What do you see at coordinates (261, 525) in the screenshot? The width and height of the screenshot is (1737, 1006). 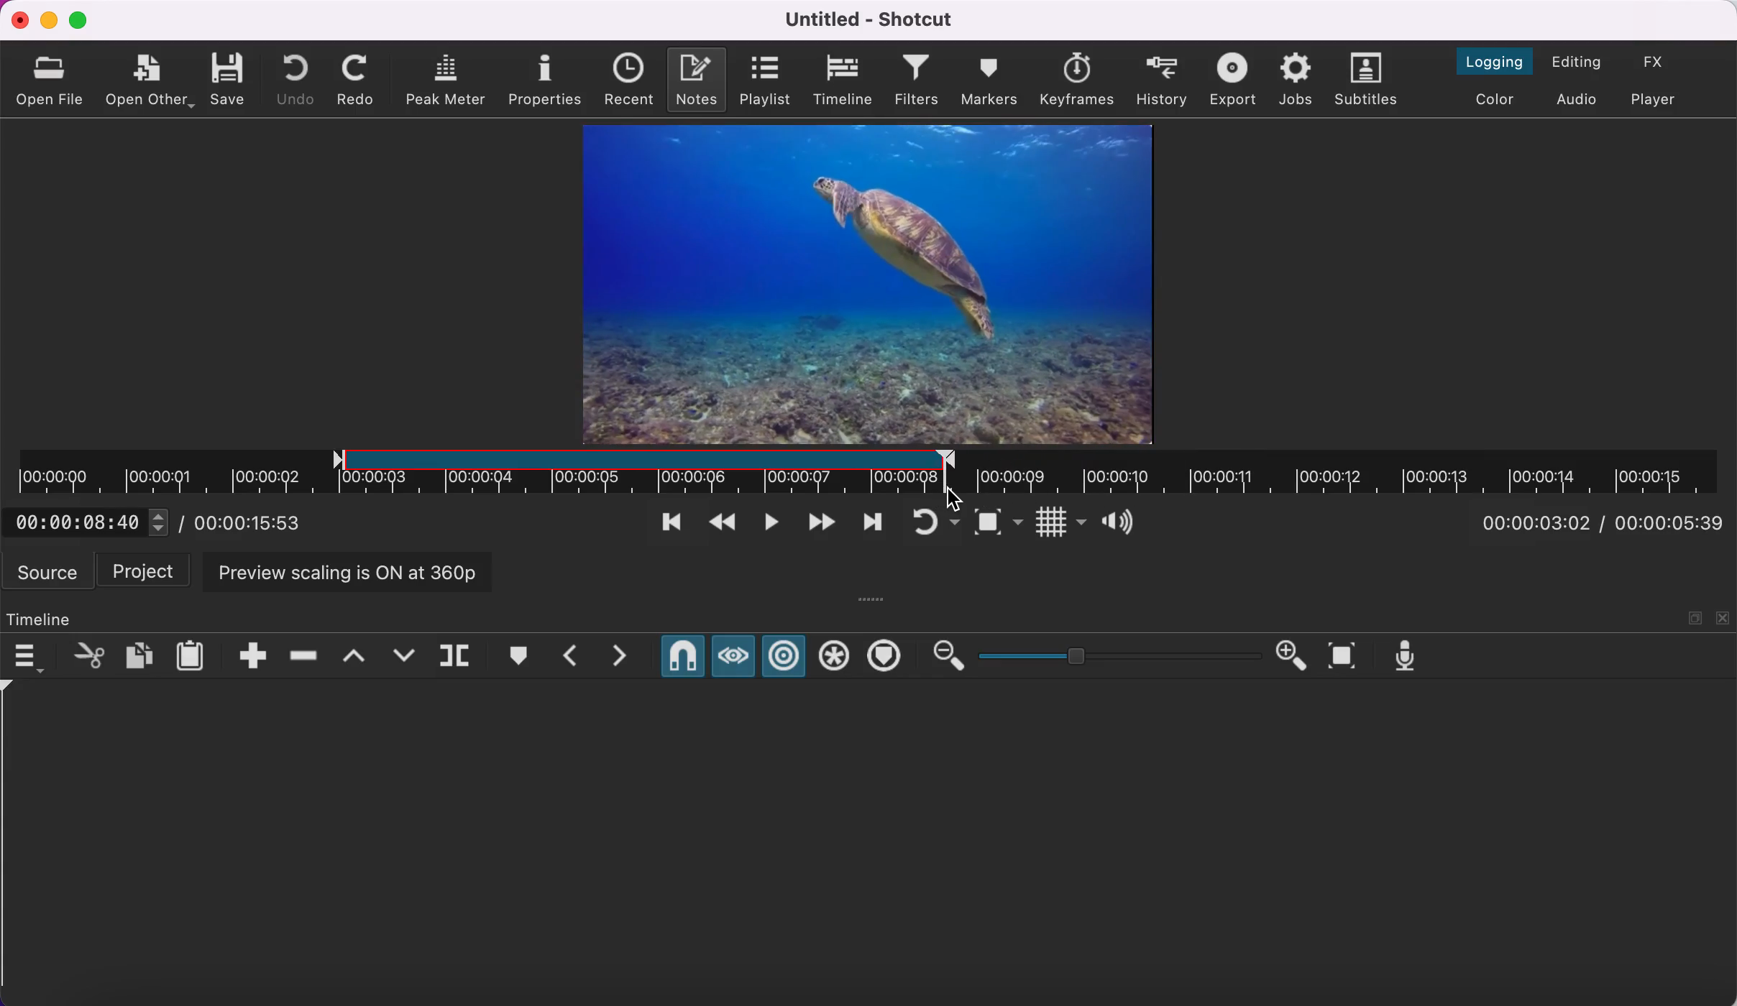 I see `total duration` at bounding box center [261, 525].